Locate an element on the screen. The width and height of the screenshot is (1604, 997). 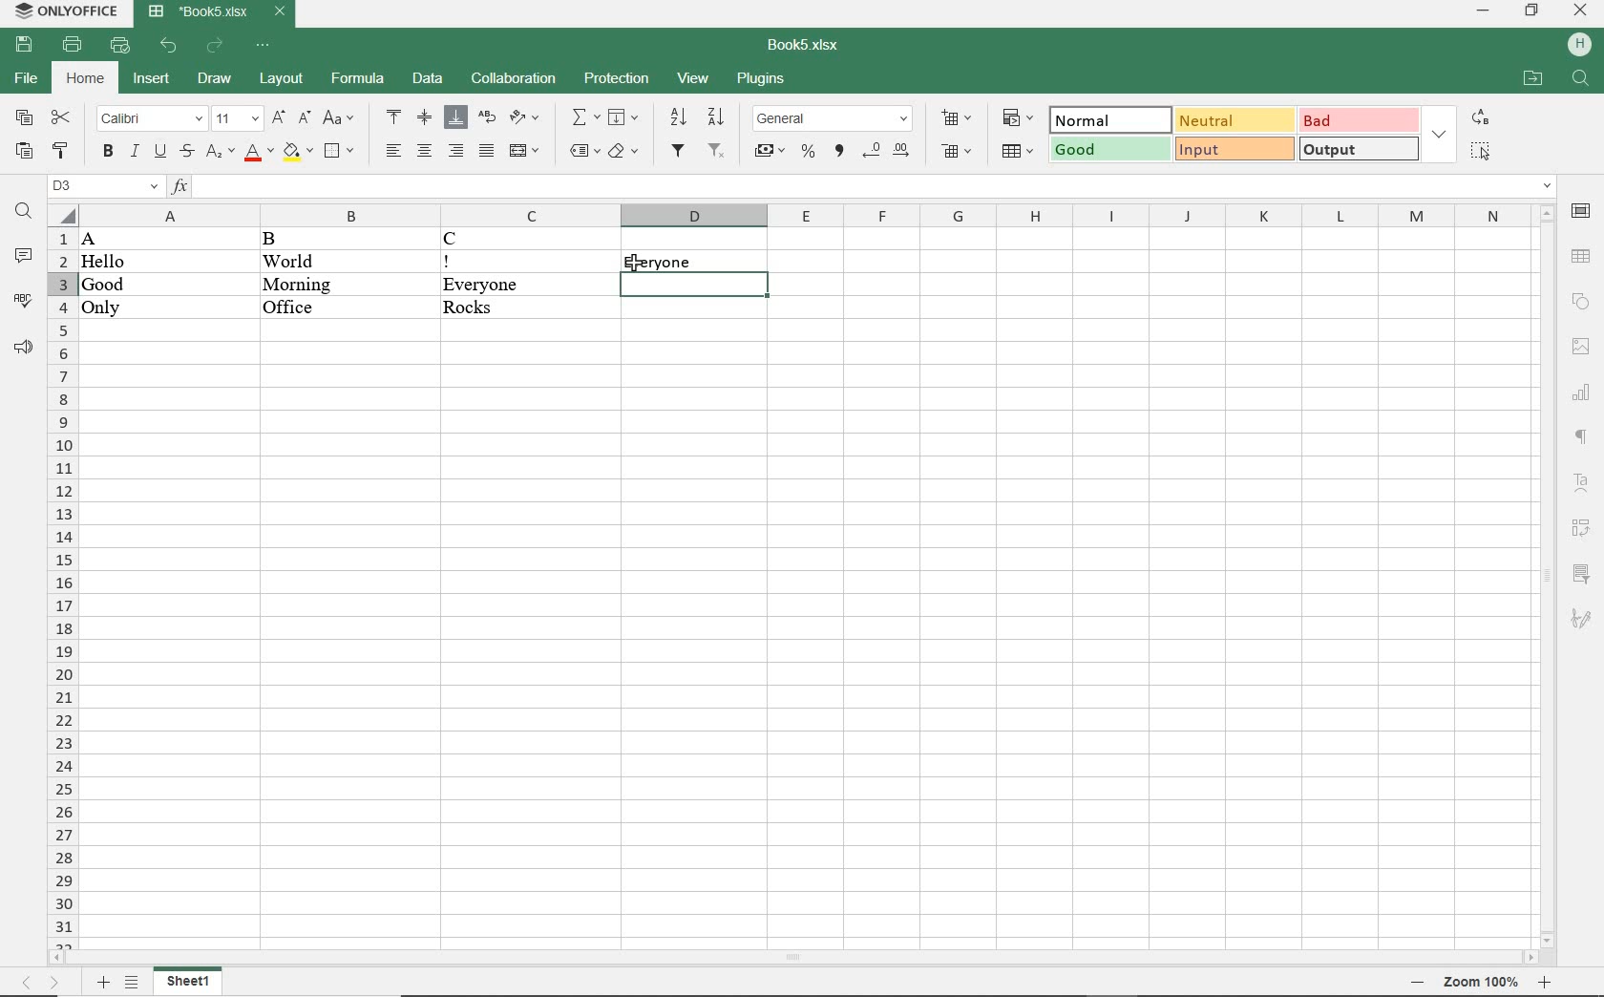
bad is located at coordinates (1357, 120).